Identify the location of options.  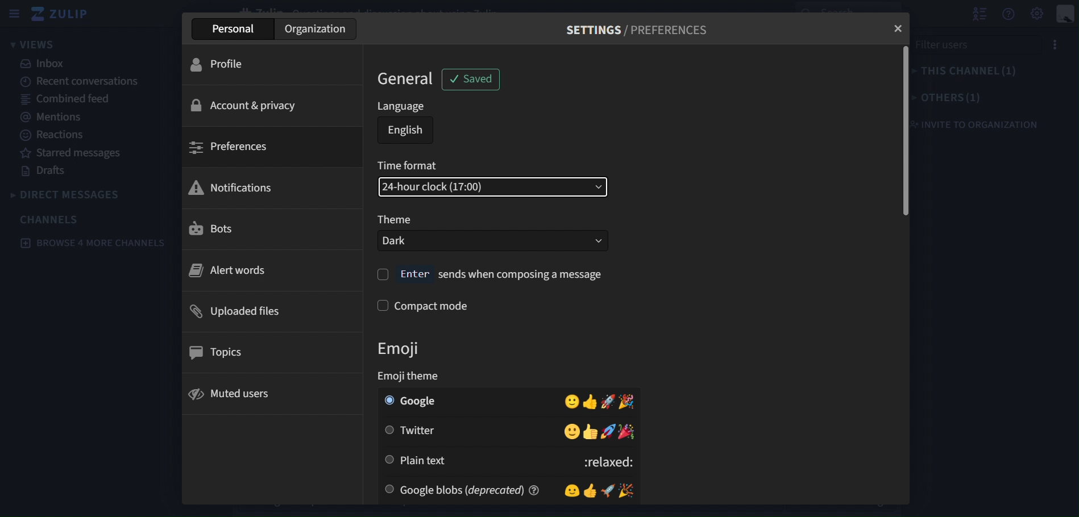
(1056, 43).